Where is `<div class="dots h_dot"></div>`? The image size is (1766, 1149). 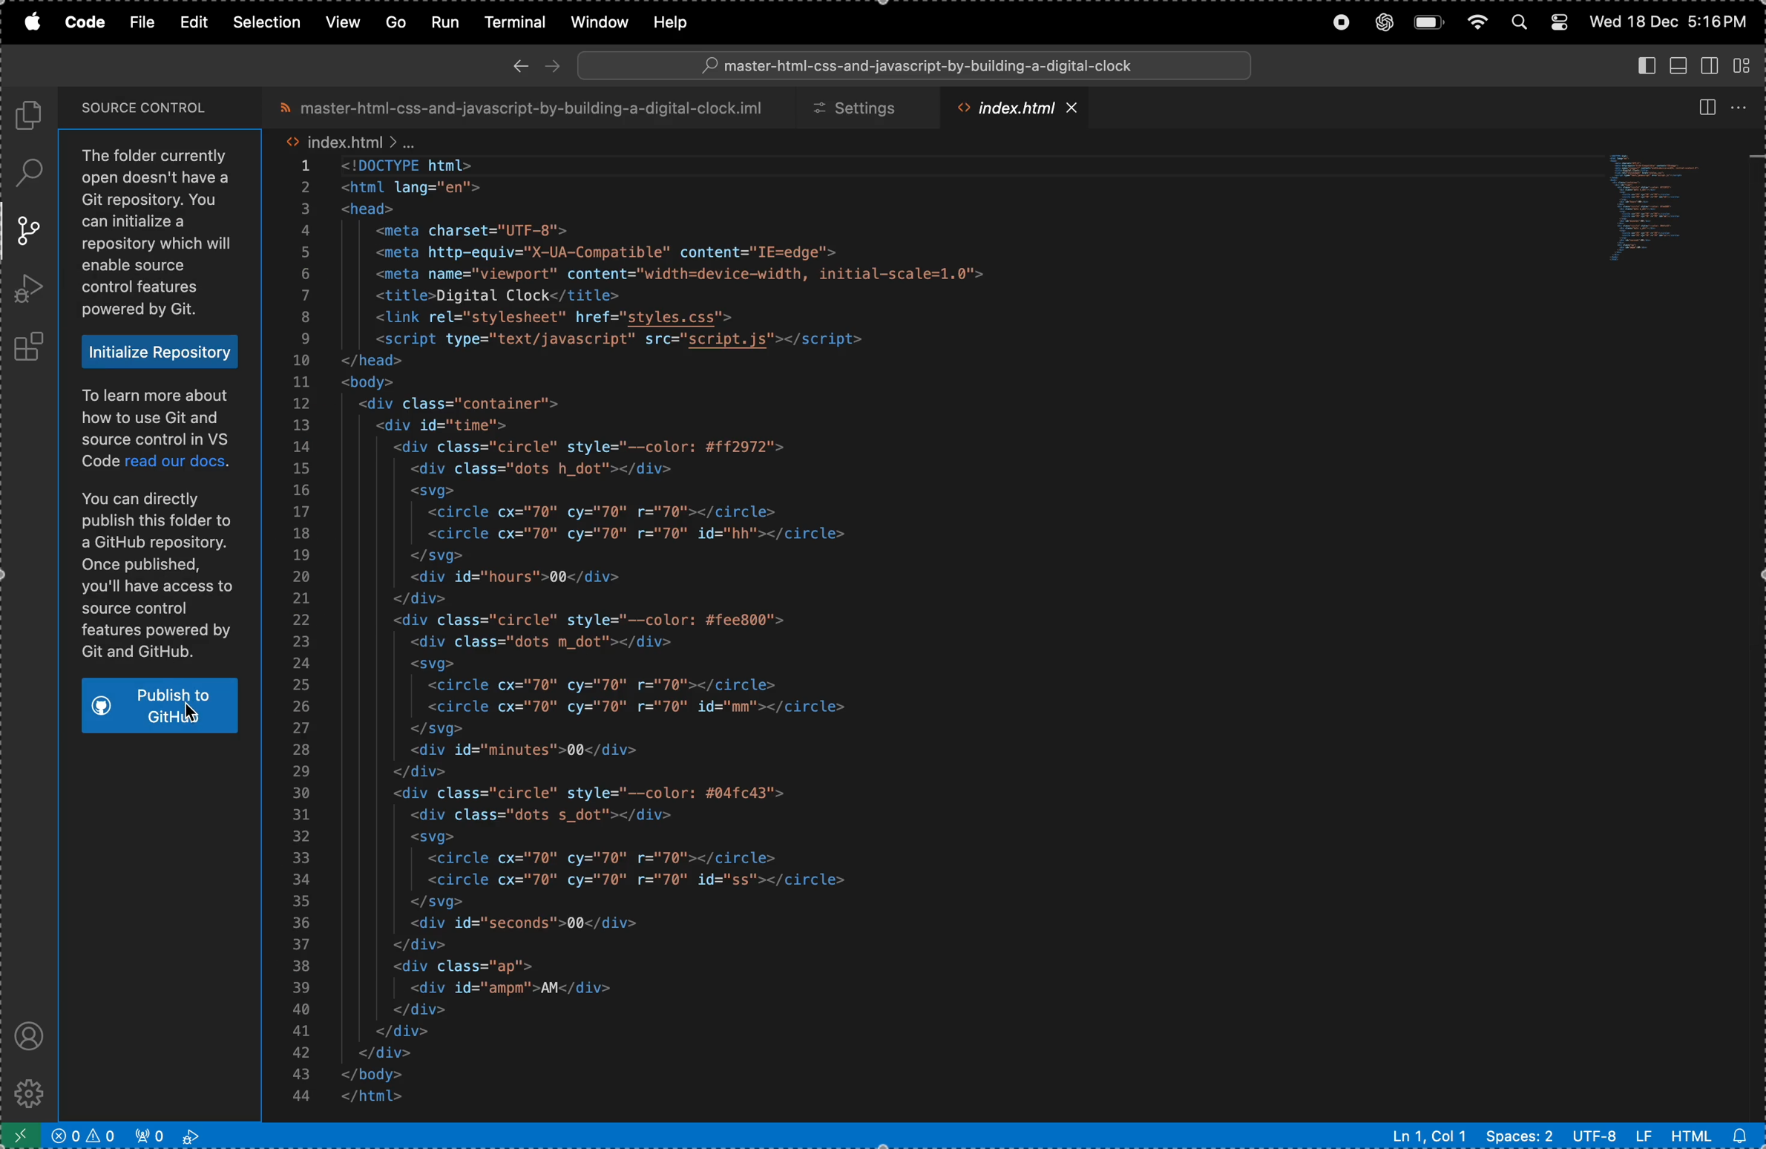 <div class="dots h_dot"></div> is located at coordinates (563, 468).